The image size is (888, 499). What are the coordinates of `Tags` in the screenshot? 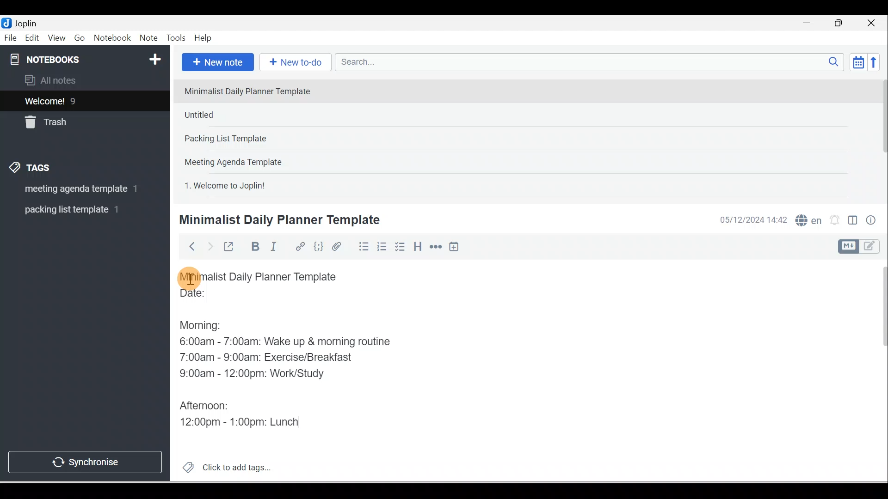 It's located at (33, 169).